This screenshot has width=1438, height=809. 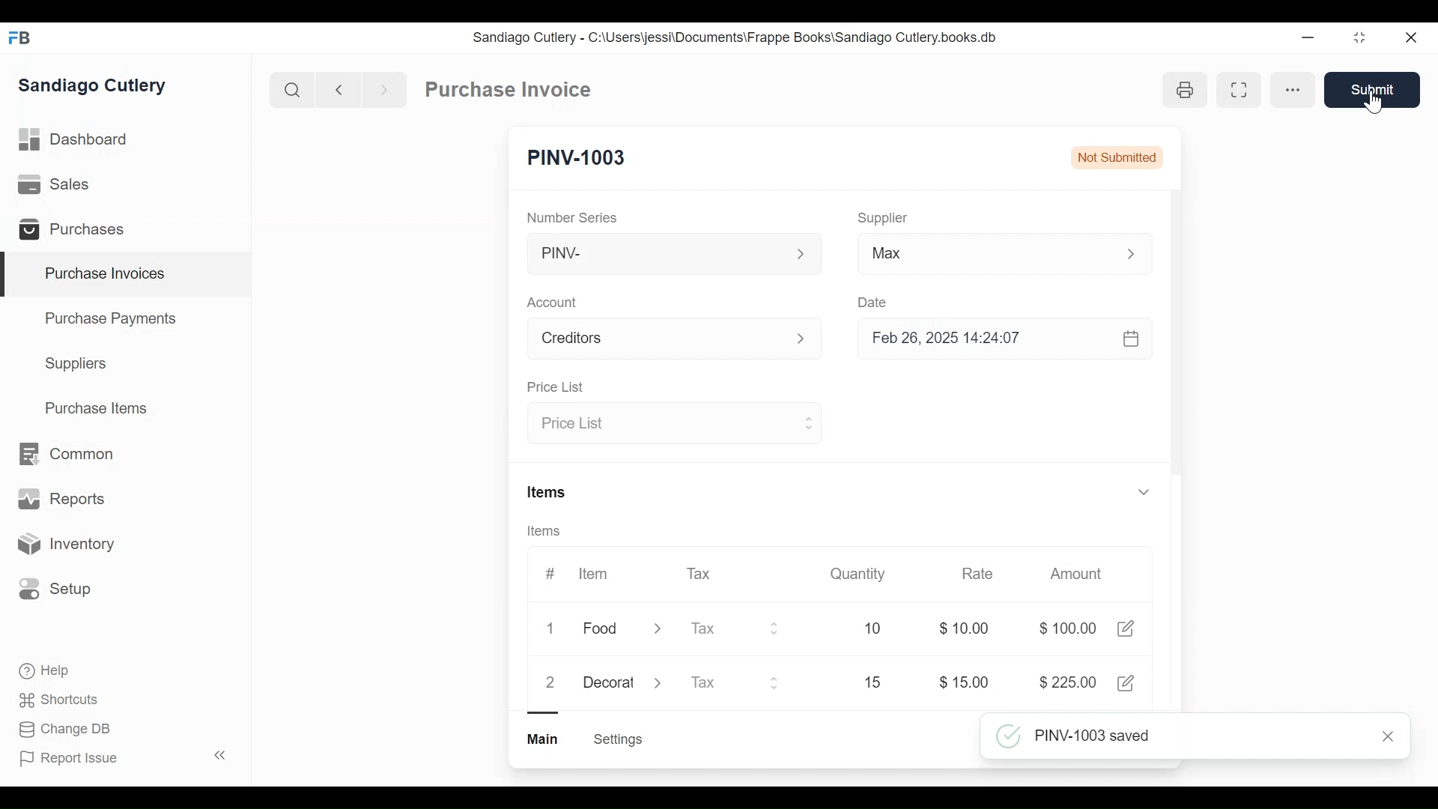 What do you see at coordinates (1185, 89) in the screenshot?
I see `Print` at bounding box center [1185, 89].